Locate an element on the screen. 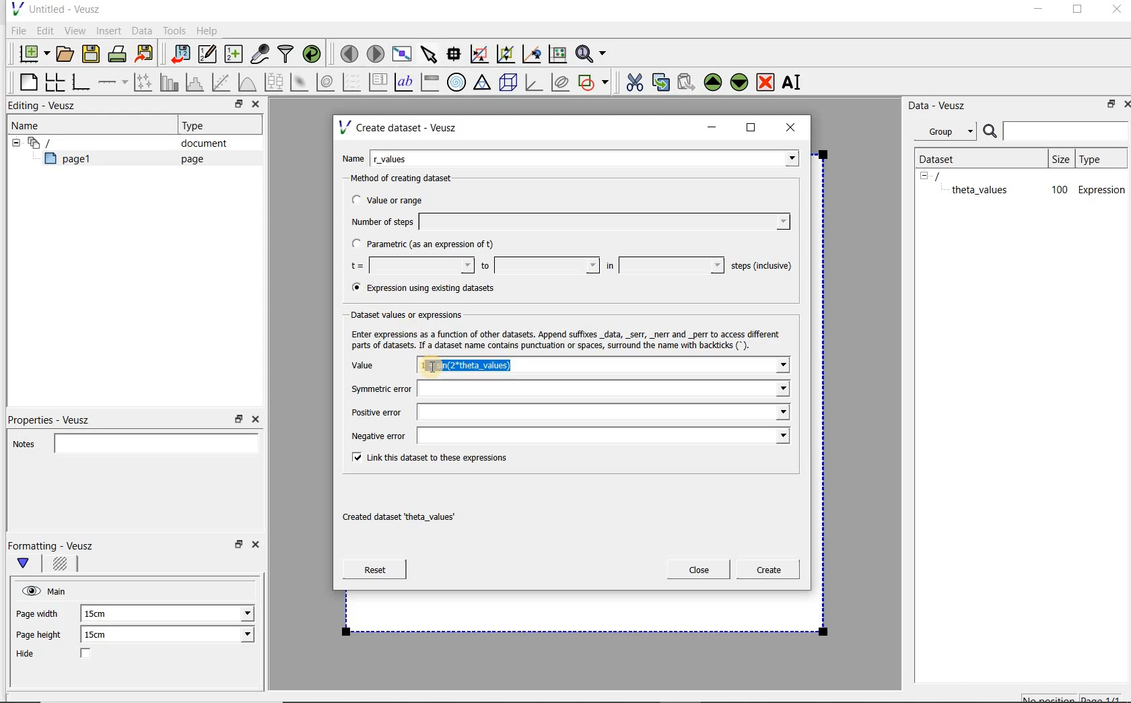  plot box plots is located at coordinates (273, 83).